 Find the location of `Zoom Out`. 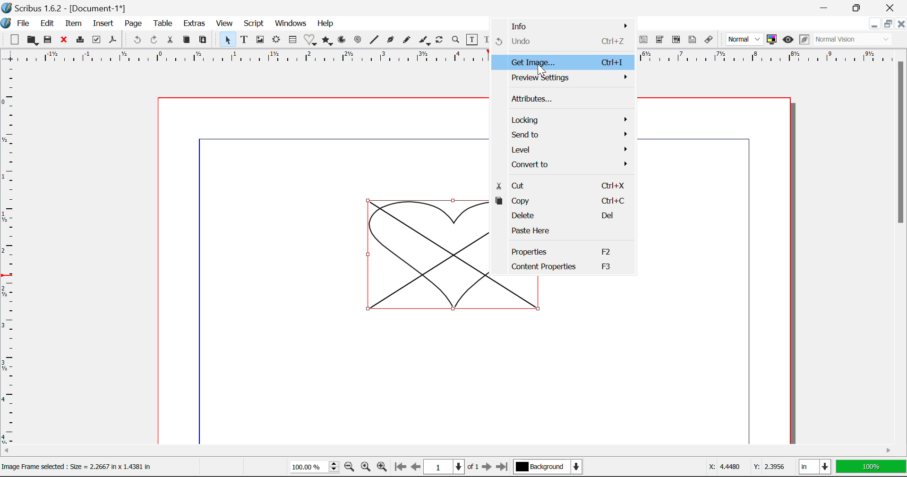

Zoom Out is located at coordinates (350, 468).